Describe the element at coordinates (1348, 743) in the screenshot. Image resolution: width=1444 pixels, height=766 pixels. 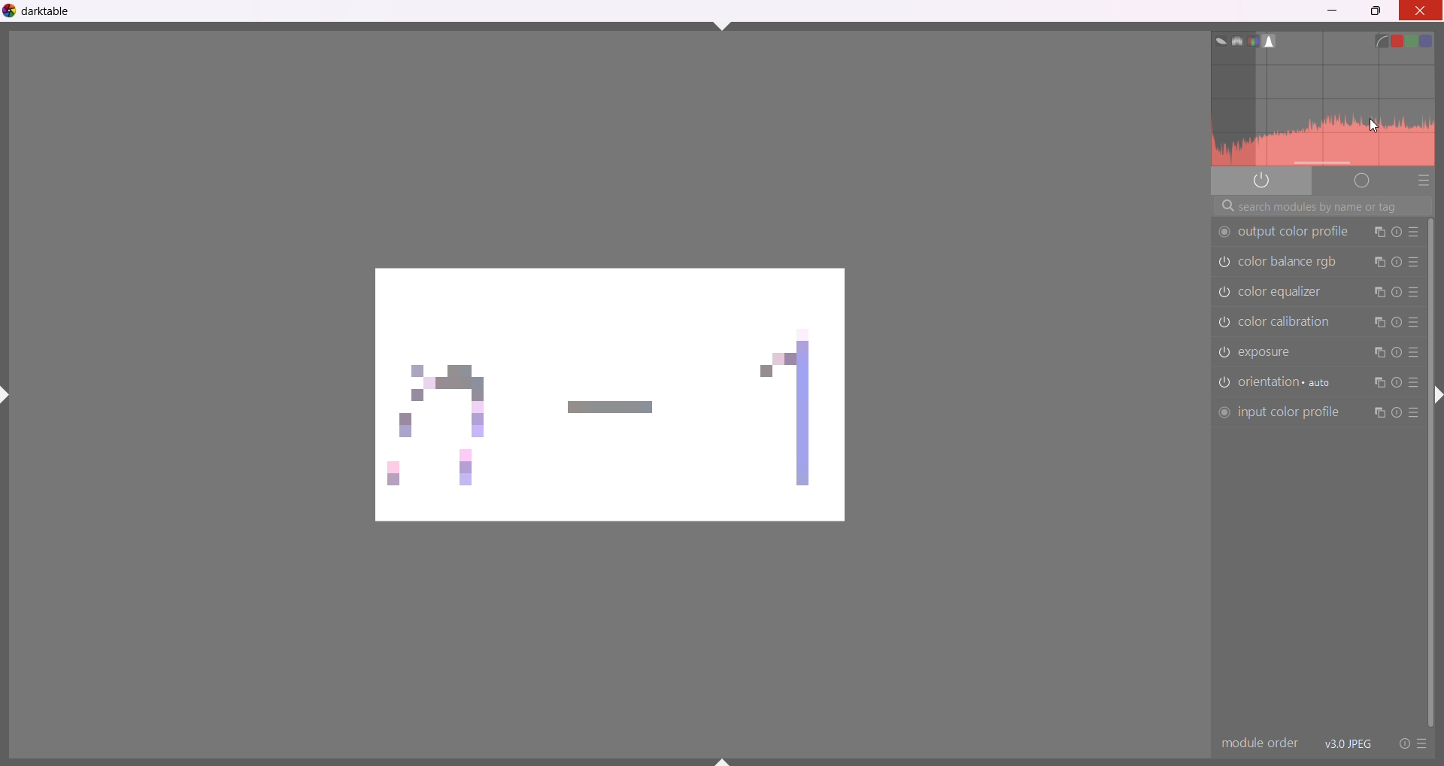
I see `version` at that location.